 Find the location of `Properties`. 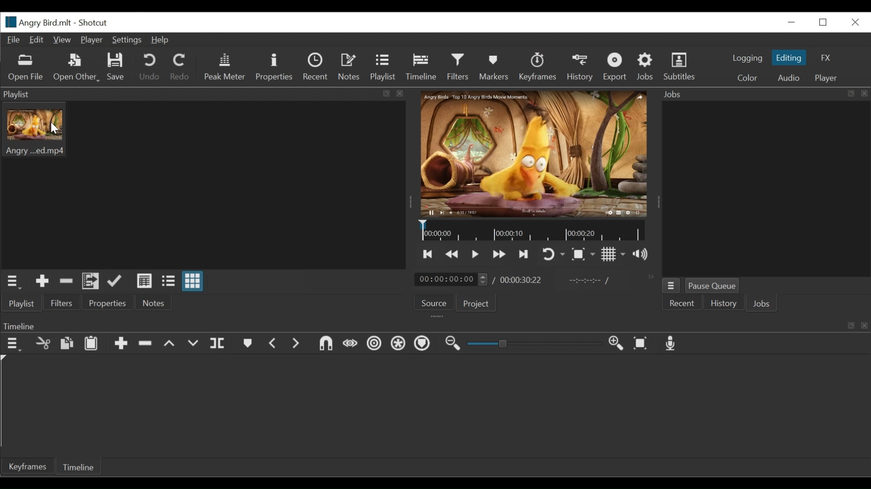

Properties is located at coordinates (105, 302).